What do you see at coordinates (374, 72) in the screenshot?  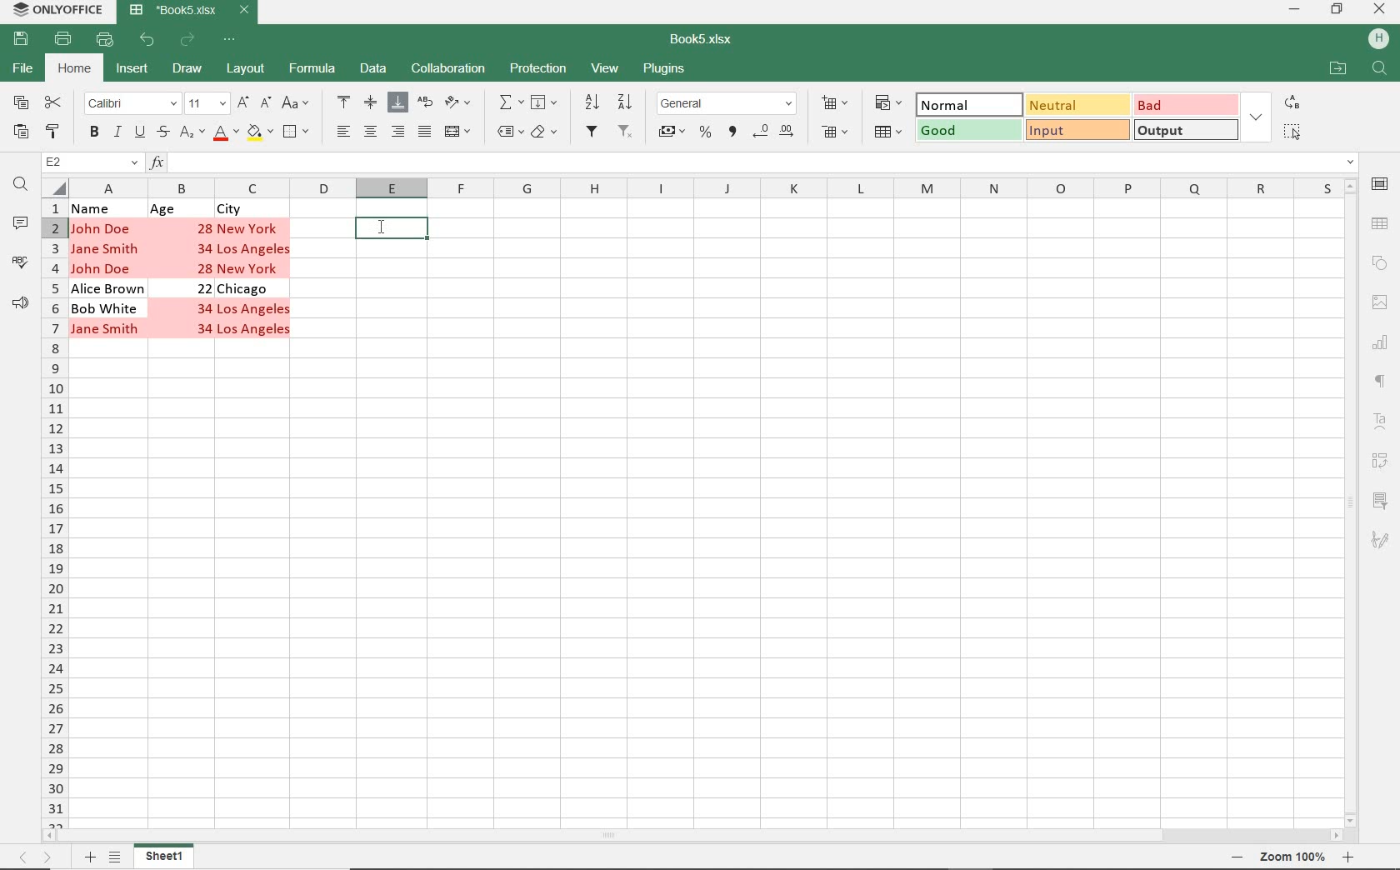 I see `DATA` at bounding box center [374, 72].